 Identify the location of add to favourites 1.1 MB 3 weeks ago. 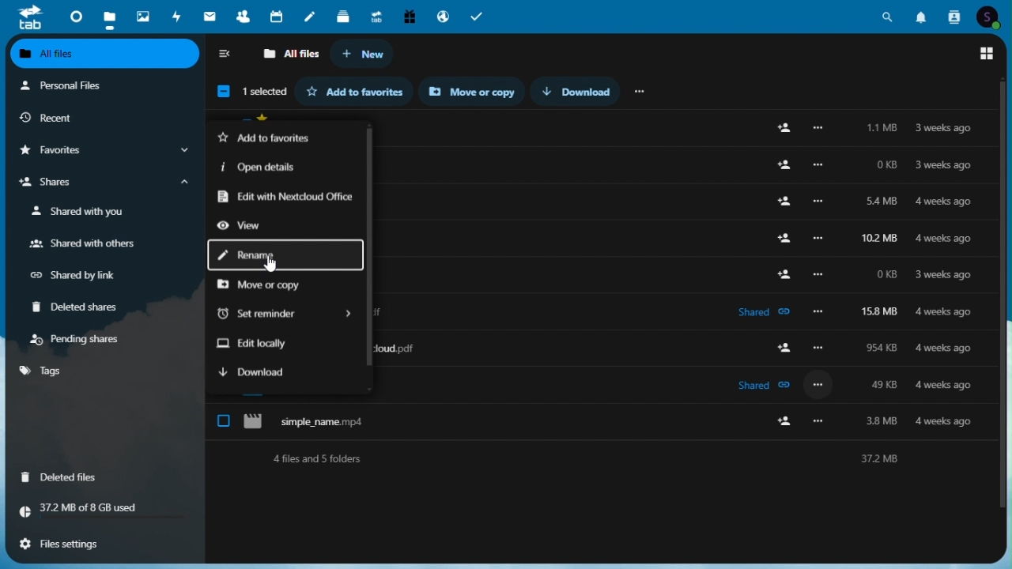
(599, 134).